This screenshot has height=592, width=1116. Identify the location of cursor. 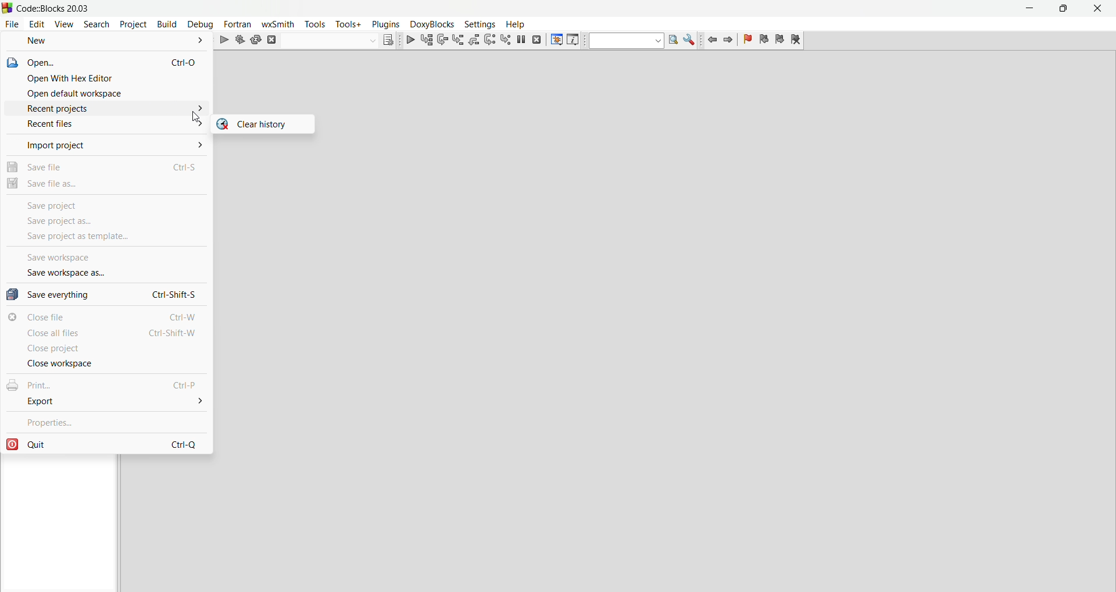
(199, 117).